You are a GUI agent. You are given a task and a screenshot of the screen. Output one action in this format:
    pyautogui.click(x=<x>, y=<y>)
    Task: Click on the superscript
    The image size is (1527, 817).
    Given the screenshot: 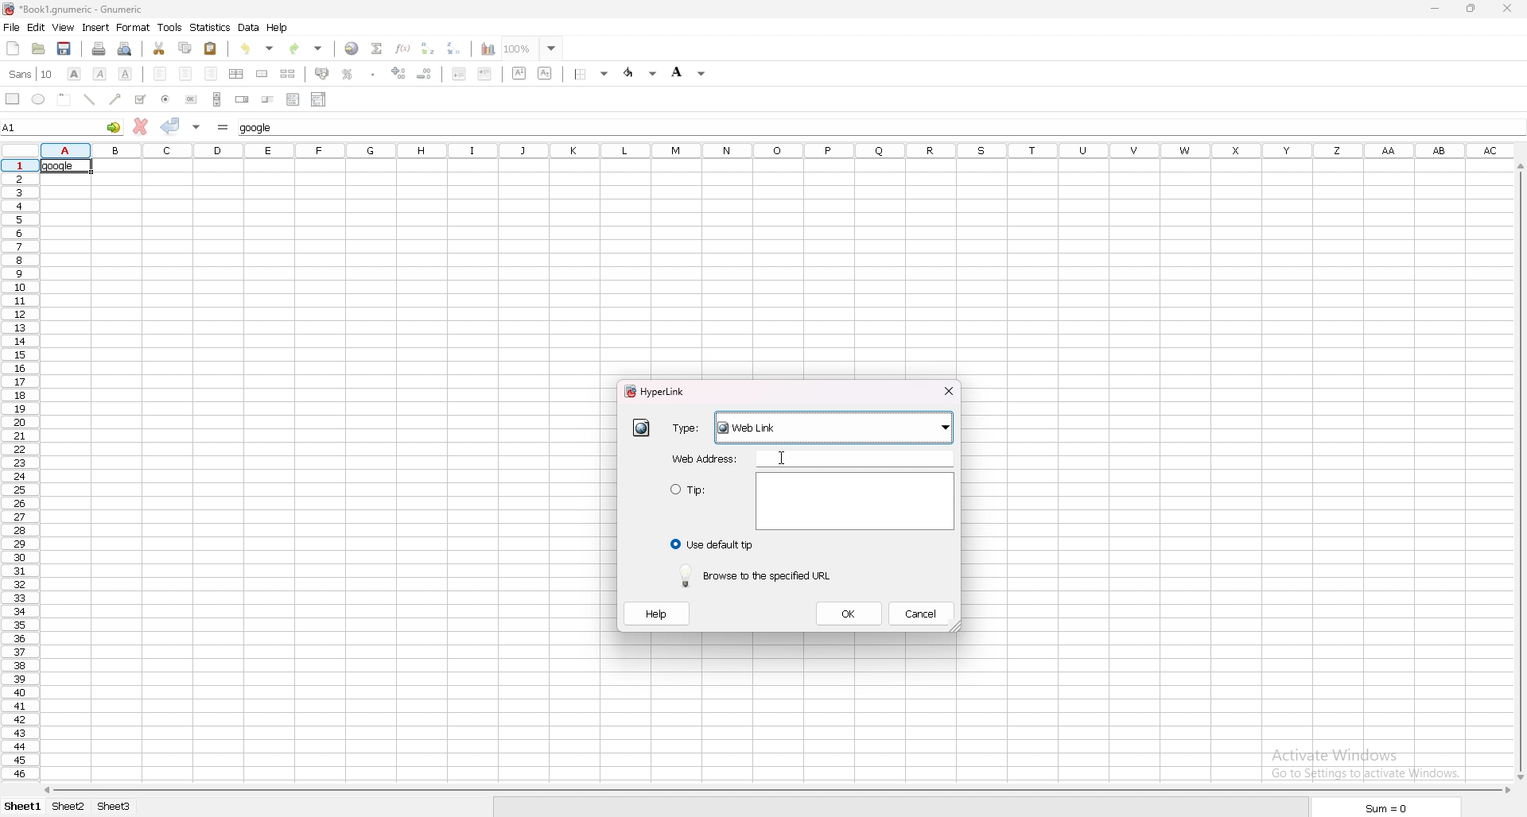 What is the action you would take?
    pyautogui.click(x=520, y=73)
    